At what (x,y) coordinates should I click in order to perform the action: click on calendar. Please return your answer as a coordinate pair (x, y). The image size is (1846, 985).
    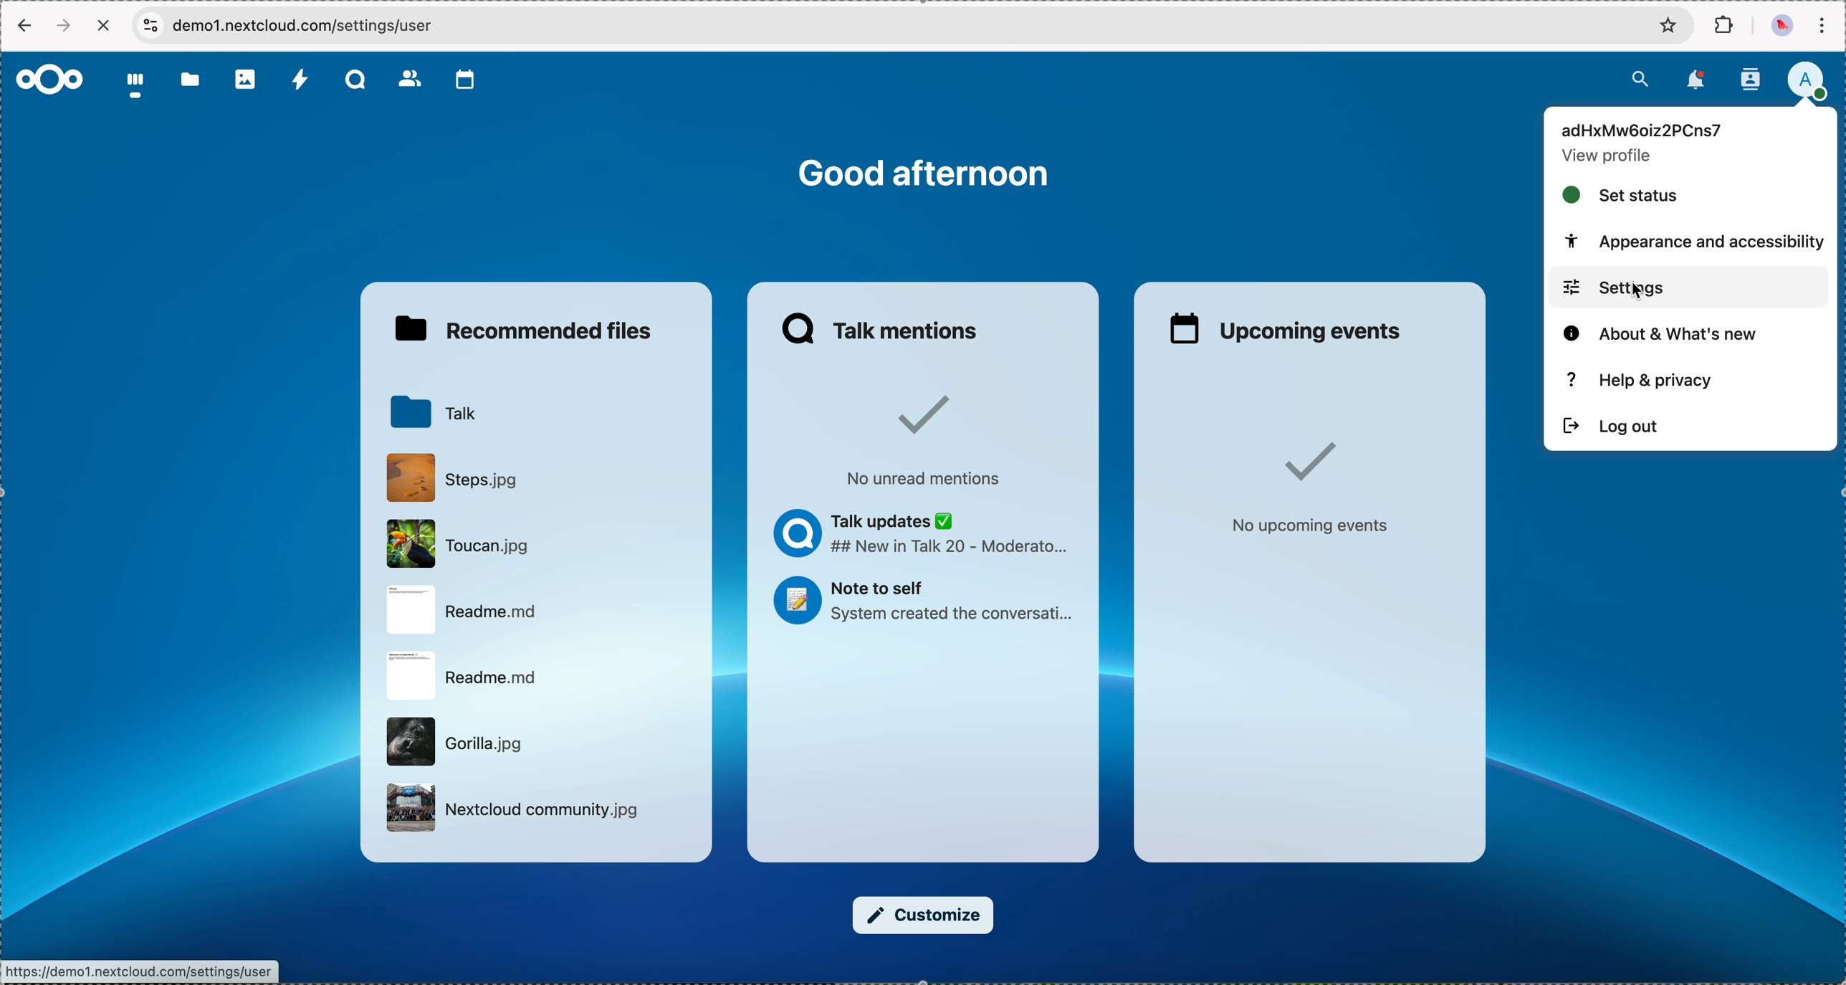
    Looking at the image, I should click on (466, 80).